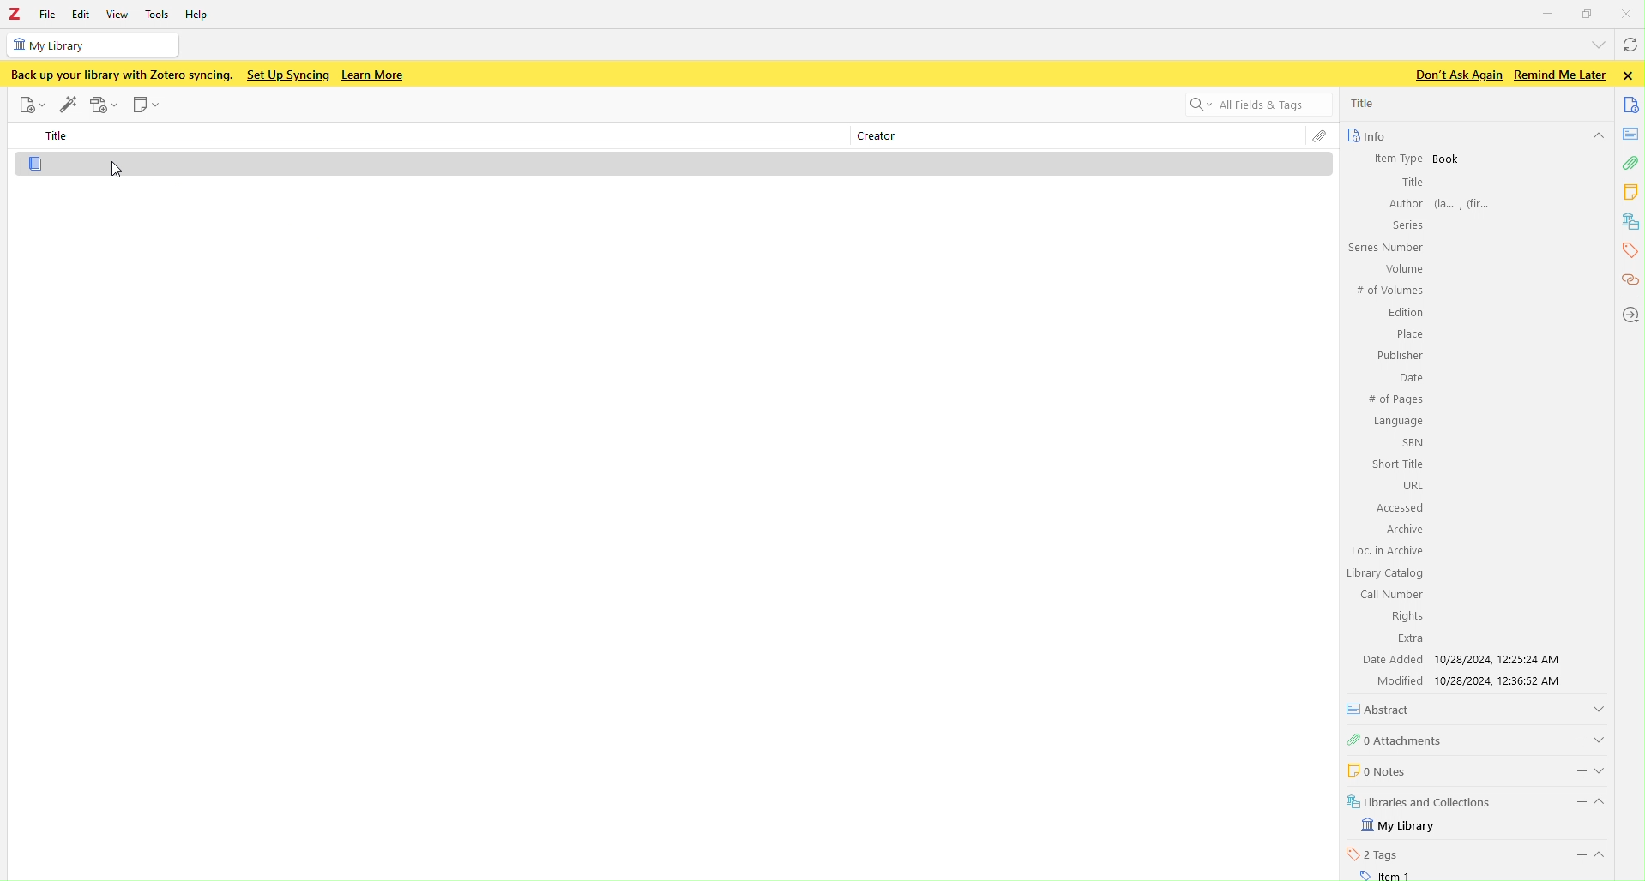 The width and height of the screenshot is (1645, 881). Describe the element at coordinates (1597, 137) in the screenshot. I see `hide` at that location.